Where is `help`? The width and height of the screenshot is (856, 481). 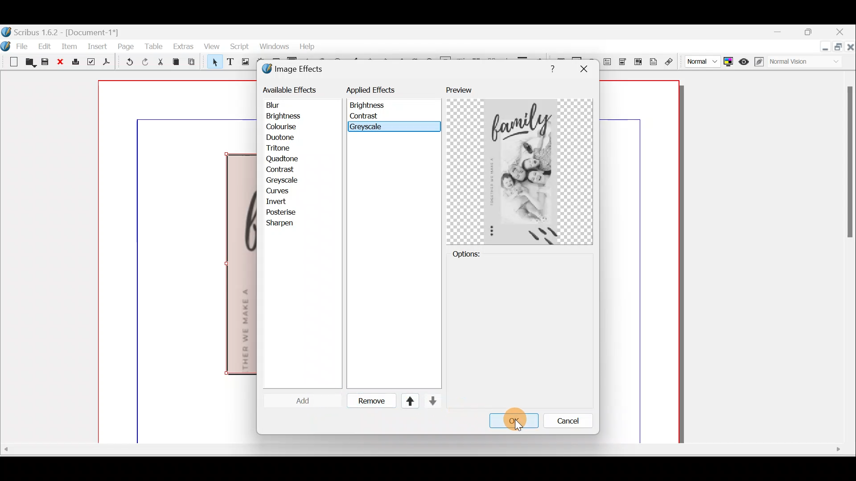 help is located at coordinates (309, 47).